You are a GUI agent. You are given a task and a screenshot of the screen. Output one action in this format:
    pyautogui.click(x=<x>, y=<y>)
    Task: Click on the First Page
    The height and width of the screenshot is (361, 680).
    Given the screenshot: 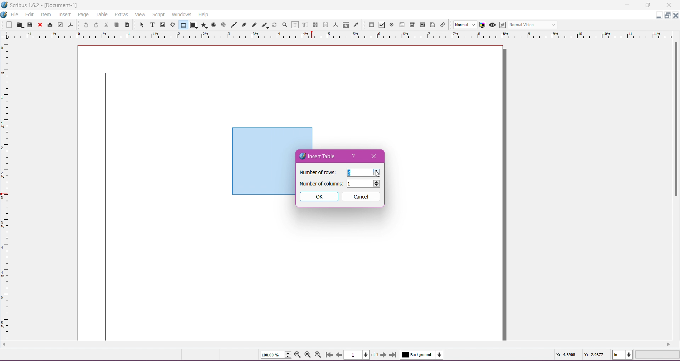 What is the action you would take?
    pyautogui.click(x=329, y=356)
    